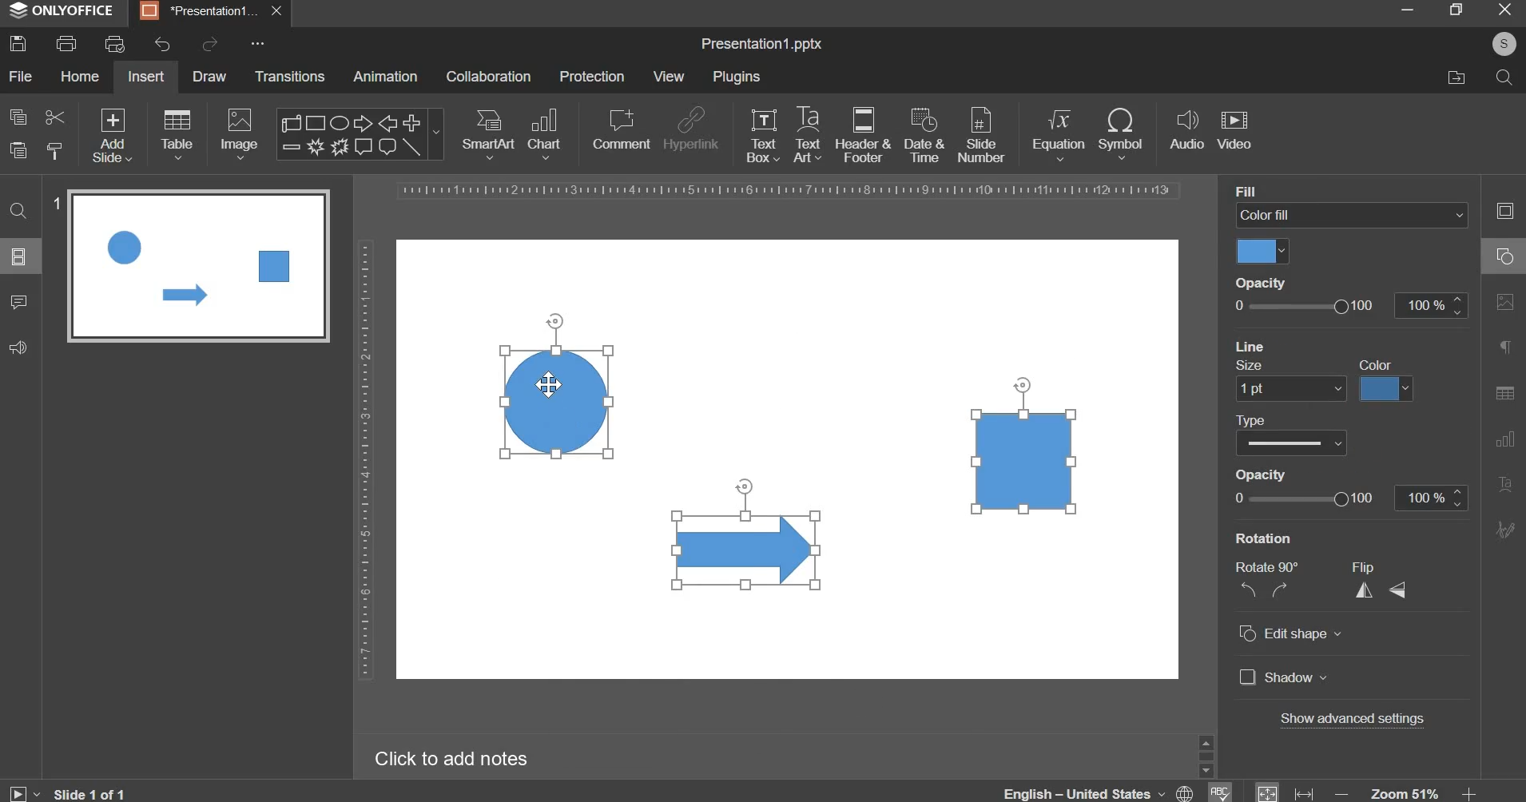 This screenshot has height=802, width=1526. Describe the element at coordinates (1247, 363) in the screenshot. I see `size` at that location.